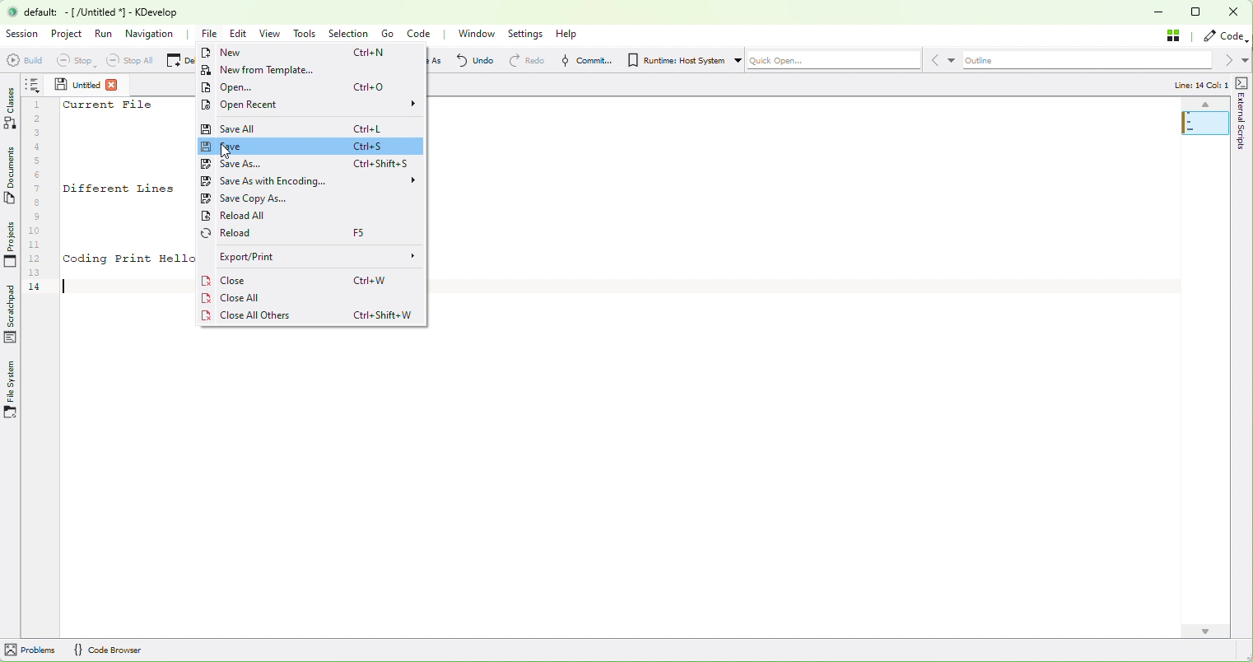 This screenshot has height=662, width=1253. I want to click on New From Template, so click(266, 69).